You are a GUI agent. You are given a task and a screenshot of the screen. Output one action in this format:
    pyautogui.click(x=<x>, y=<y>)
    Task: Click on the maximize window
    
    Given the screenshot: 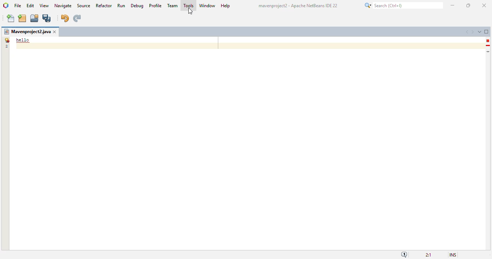 What is the action you would take?
    pyautogui.click(x=487, y=31)
    